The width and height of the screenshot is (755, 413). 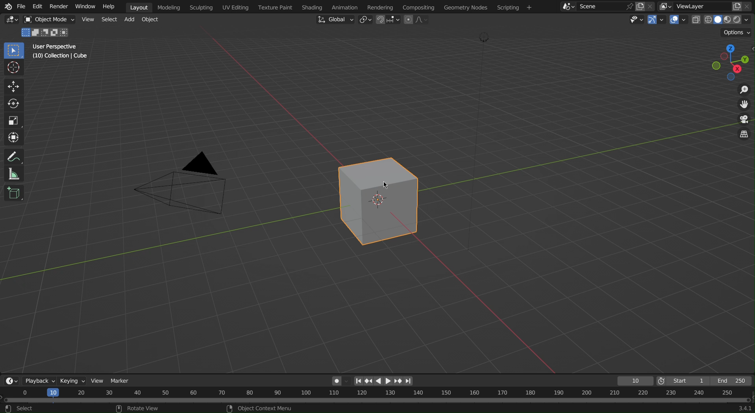 What do you see at coordinates (186, 188) in the screenshot?
I see `Camera` at bounding box center [186, 188].